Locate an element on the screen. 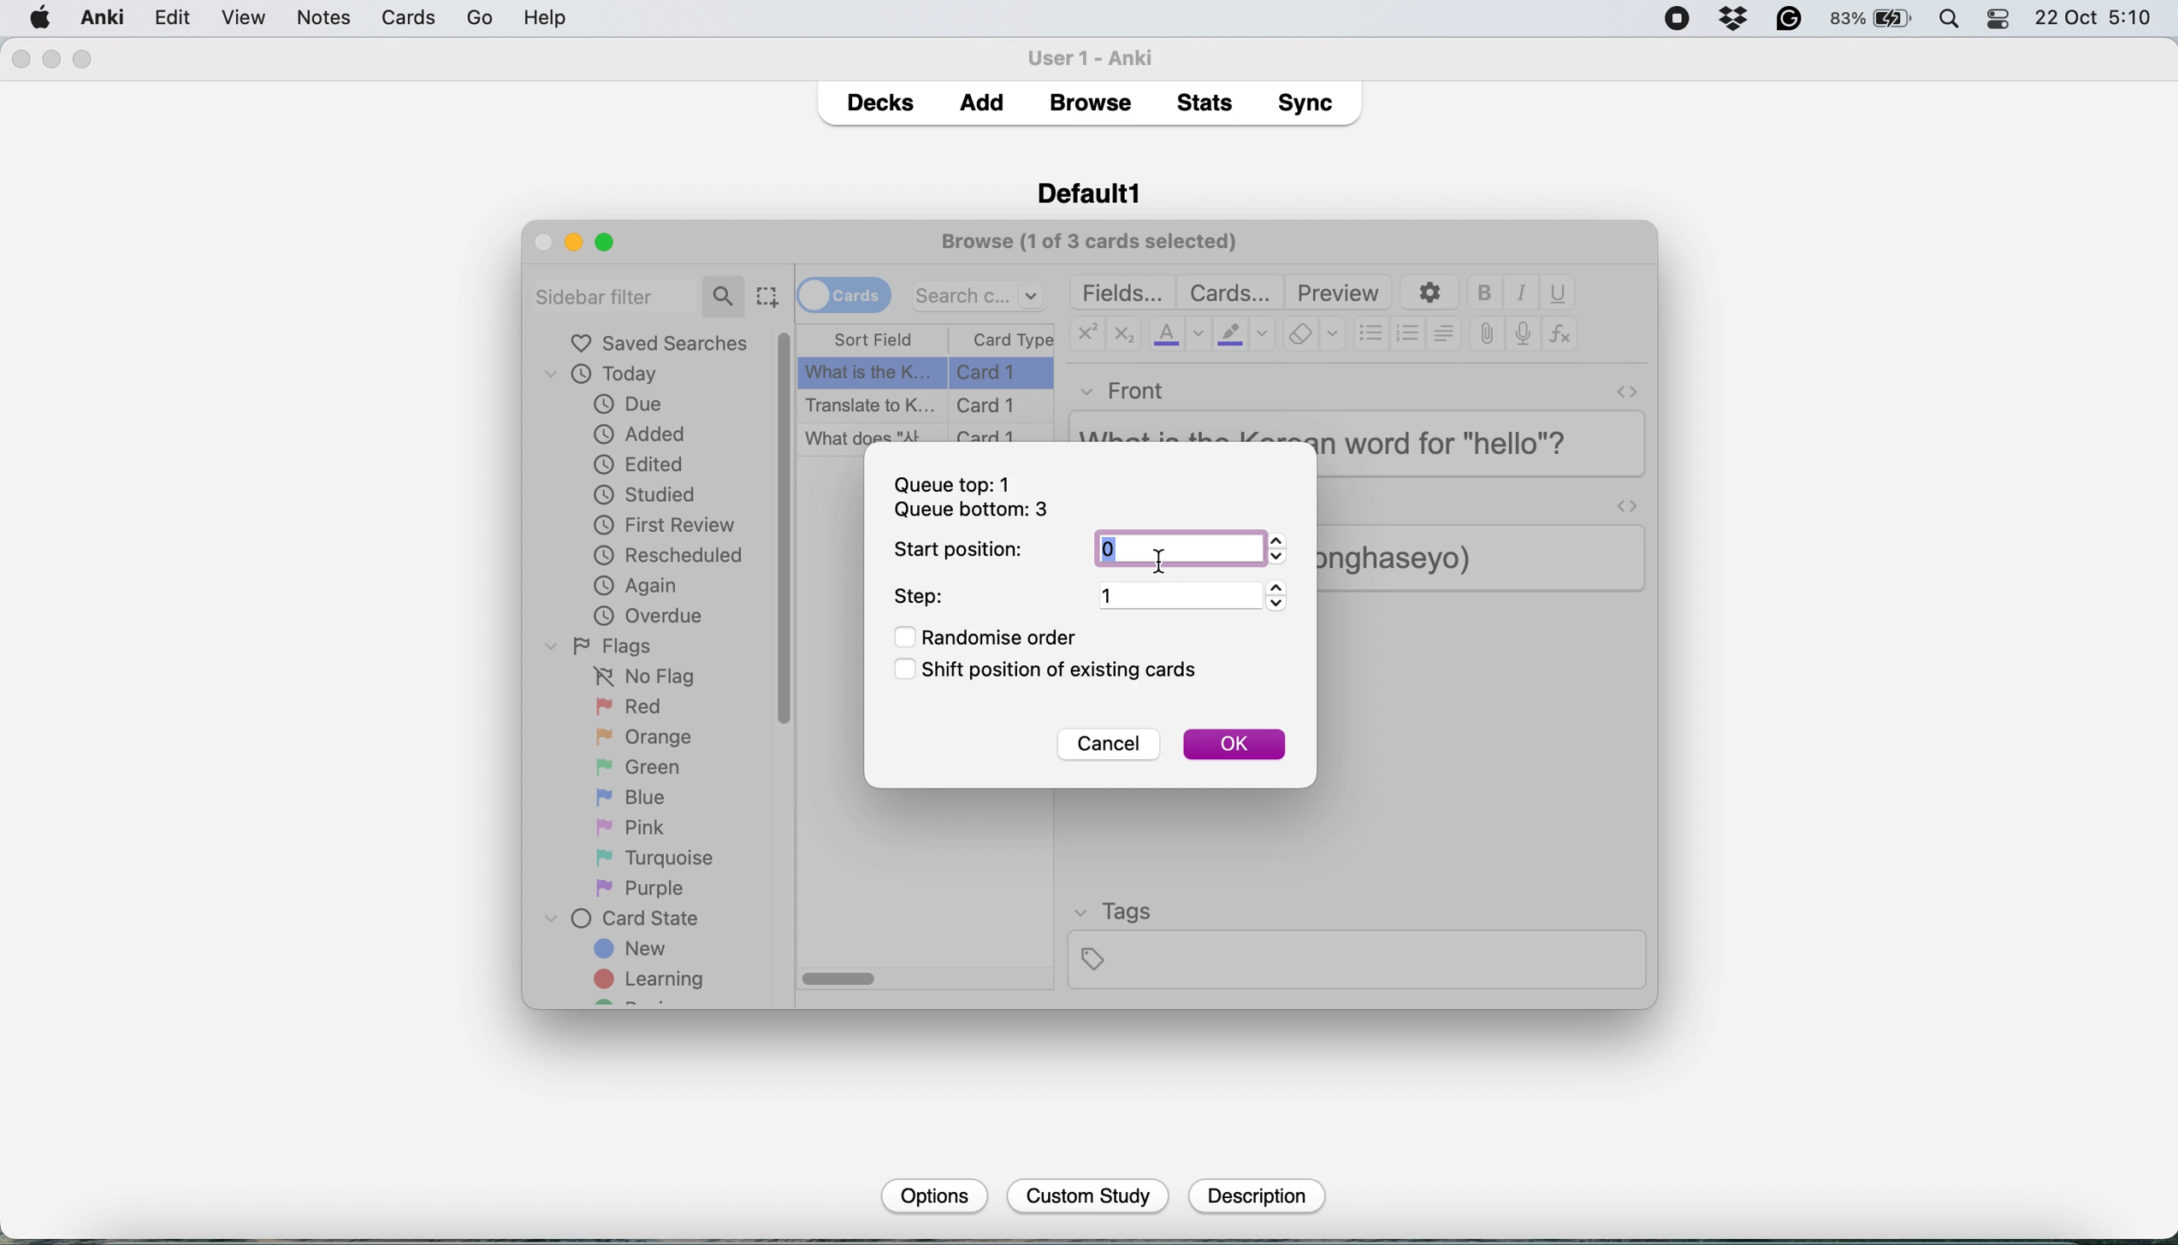 This screenshot has width=2178, height=1245. superscript is located at coordinates (1086, 336).